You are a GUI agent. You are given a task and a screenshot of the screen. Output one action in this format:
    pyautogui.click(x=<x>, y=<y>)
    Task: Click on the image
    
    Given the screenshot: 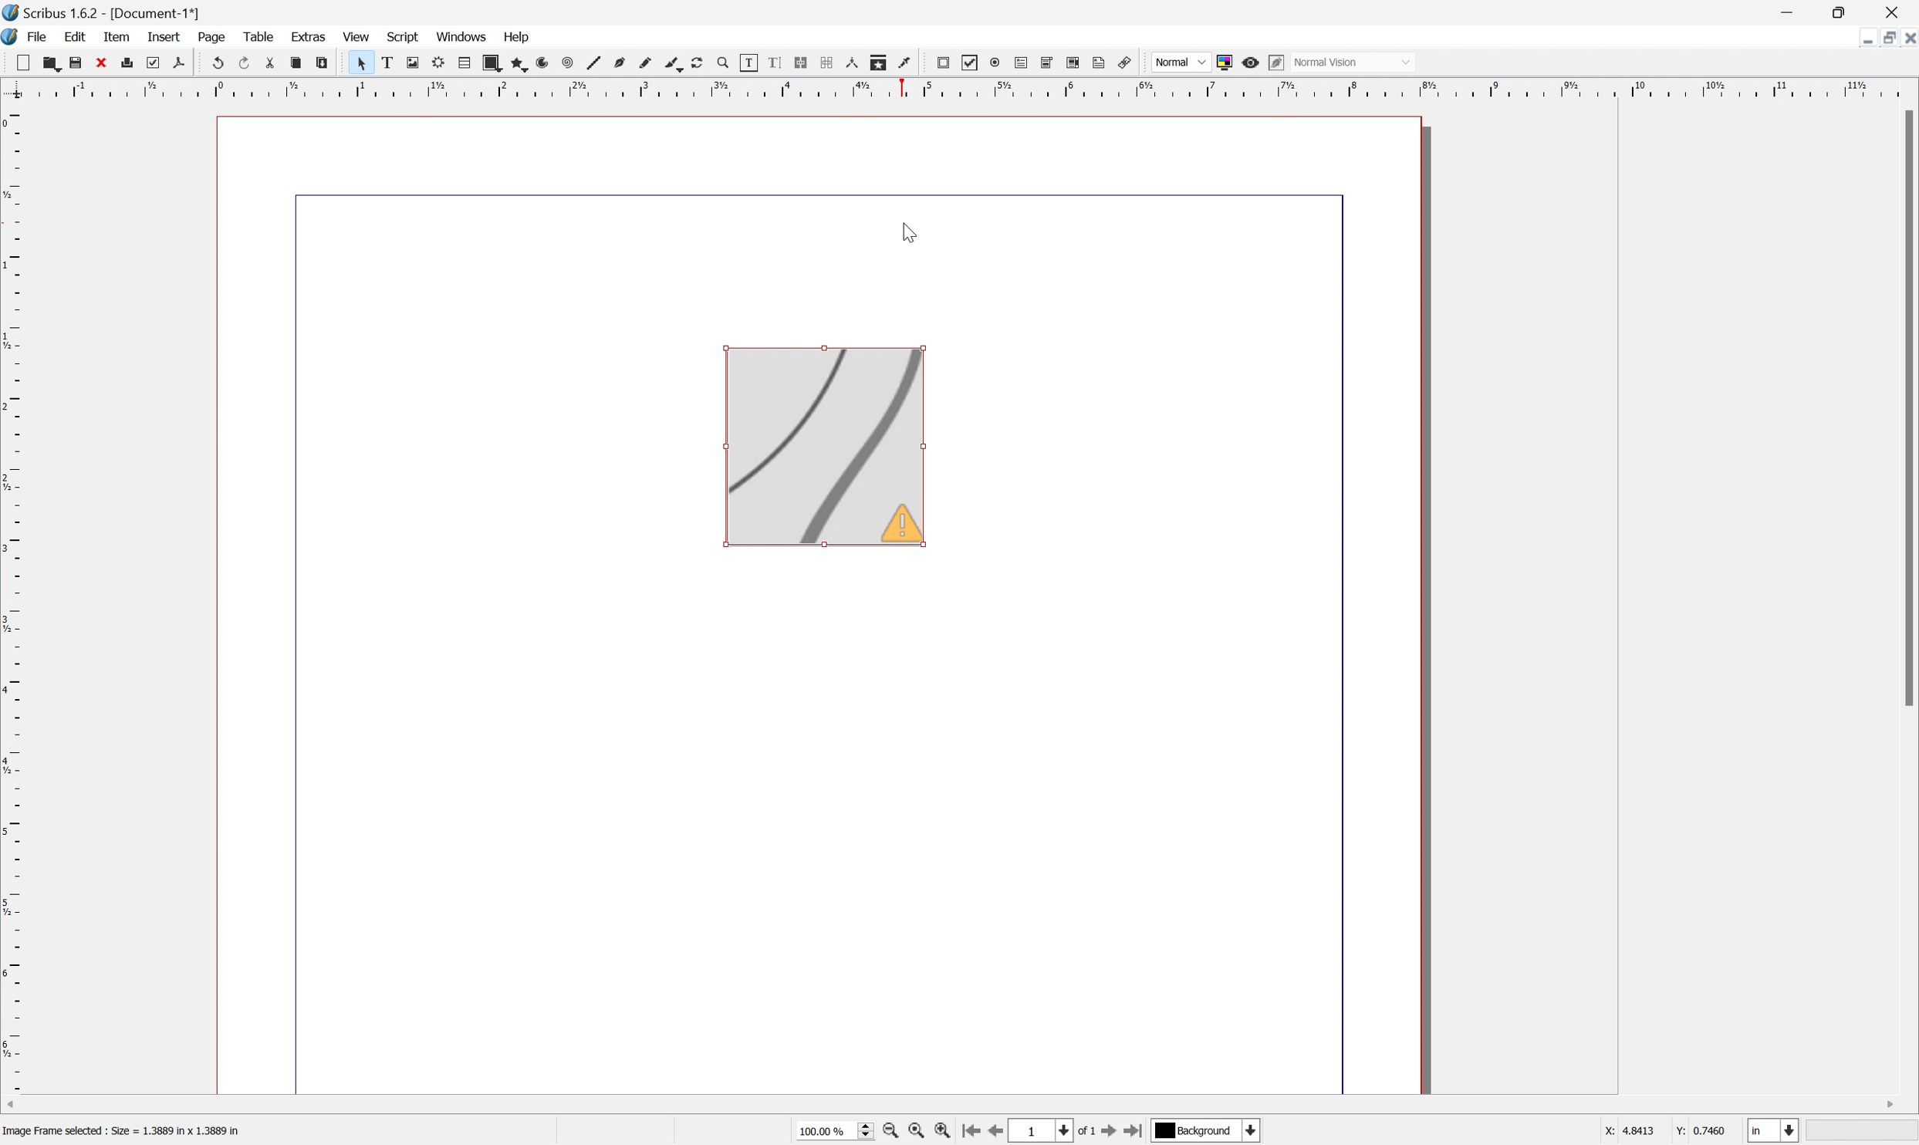 What is the action you would take?
    pyautogui.click(x=826, y=447)
    